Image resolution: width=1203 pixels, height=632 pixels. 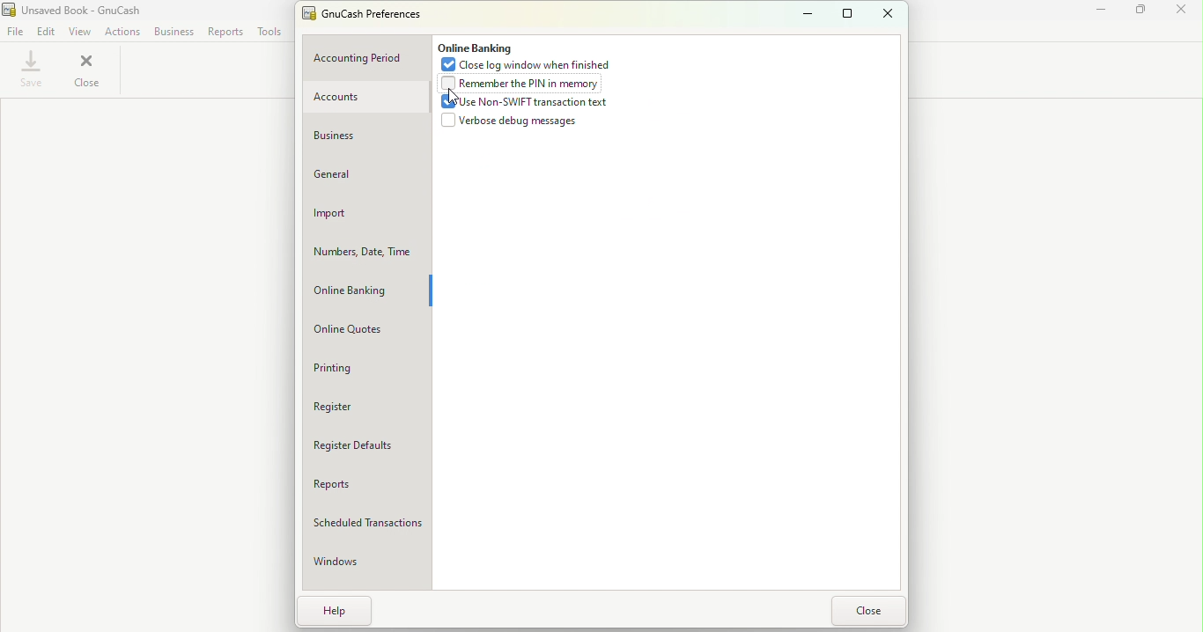 What do you see at coordinates (363, 98) in the screenshot?
I see `Account` at bounding box center [363, 98].